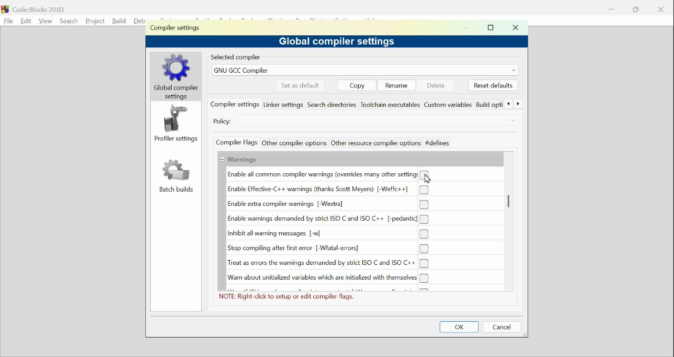  What do you see at coordinates (325, 278) in the screenshot?
I see `(un)check Warn about initialized variables which are initialized with themselves` at bounding box center [325, 278].